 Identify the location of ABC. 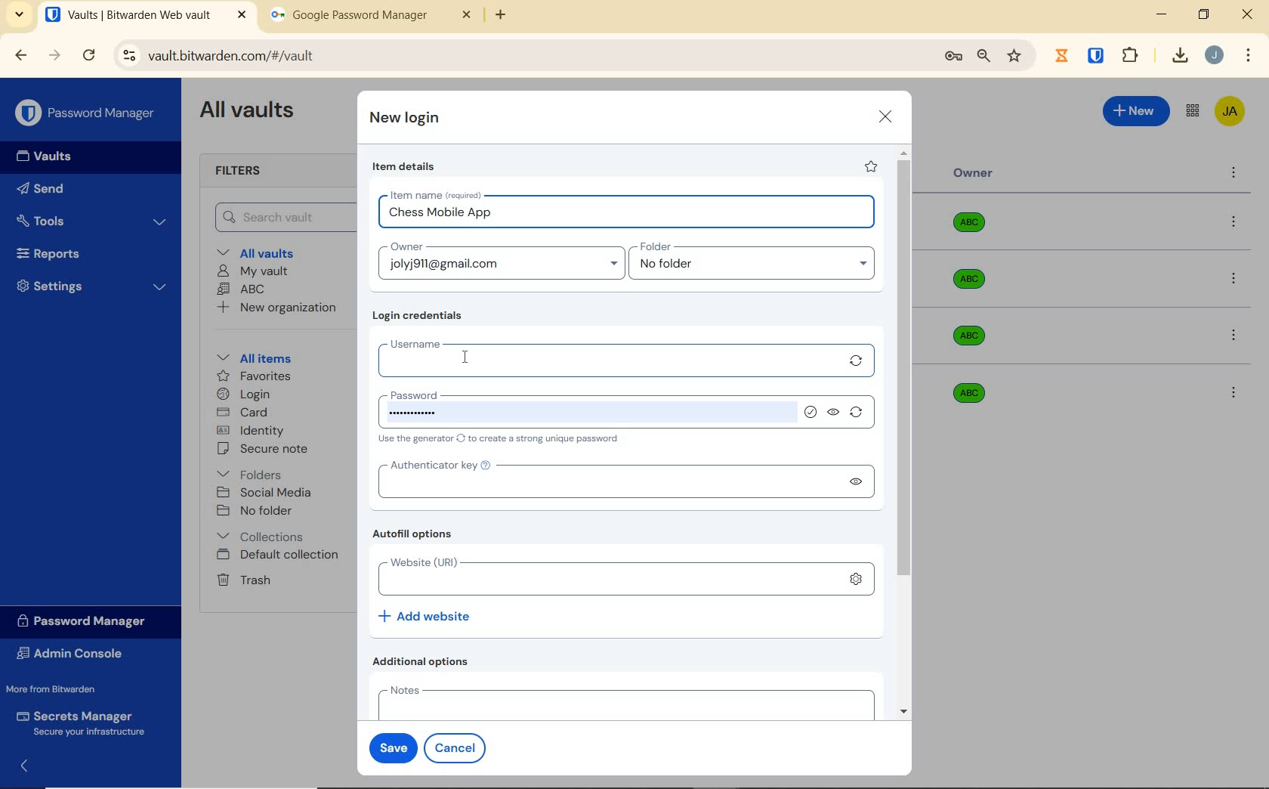
(241, 289).